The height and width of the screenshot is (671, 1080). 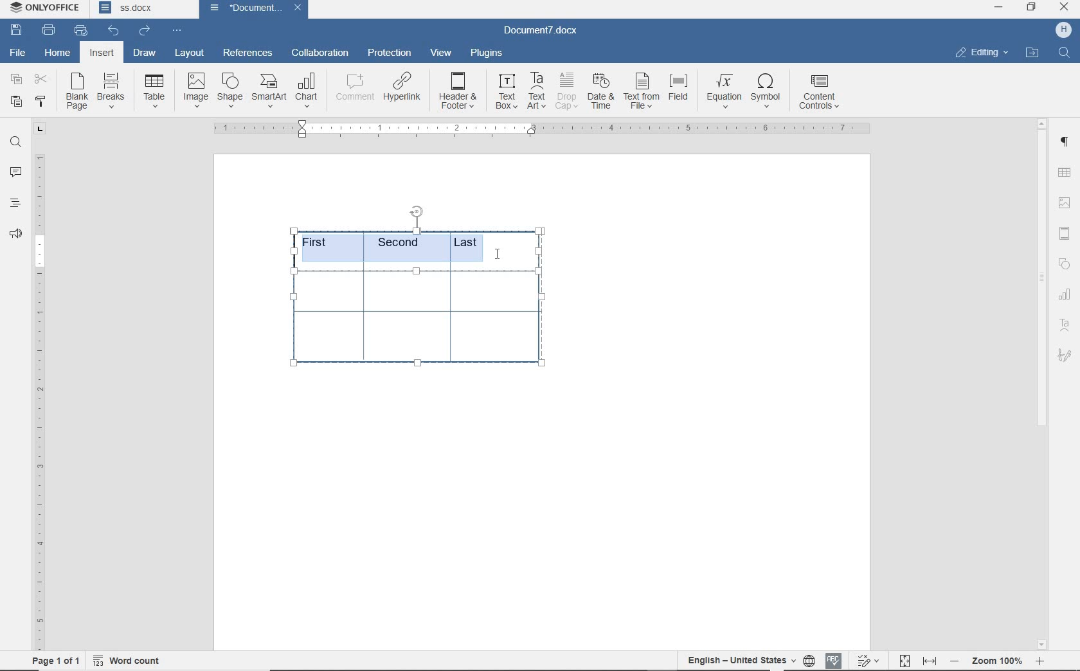 What do you see at coordinates (1062, 30) in the screenshot?
I see `HP` at bounding box center [1062, 30].